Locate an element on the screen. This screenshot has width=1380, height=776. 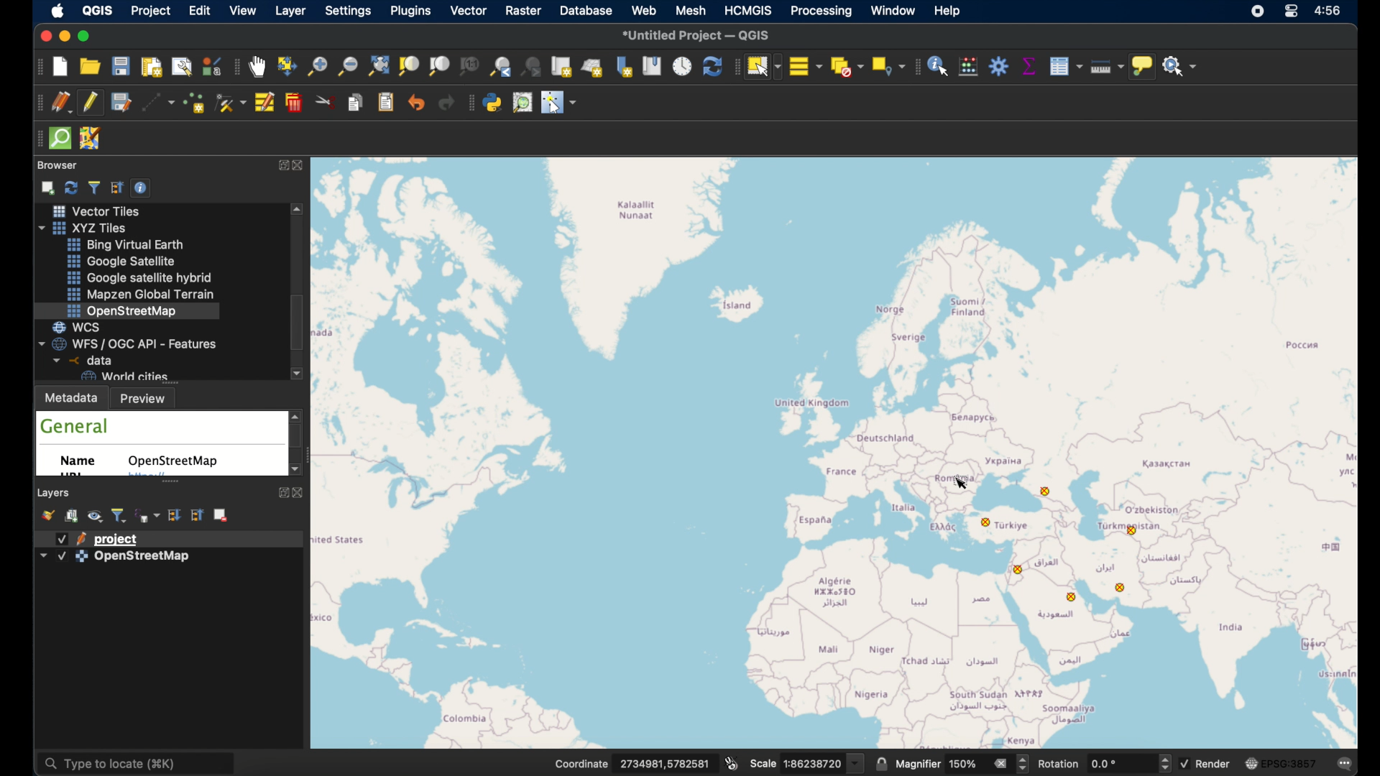
temporal controller panel is located at coordinates (682, 65).